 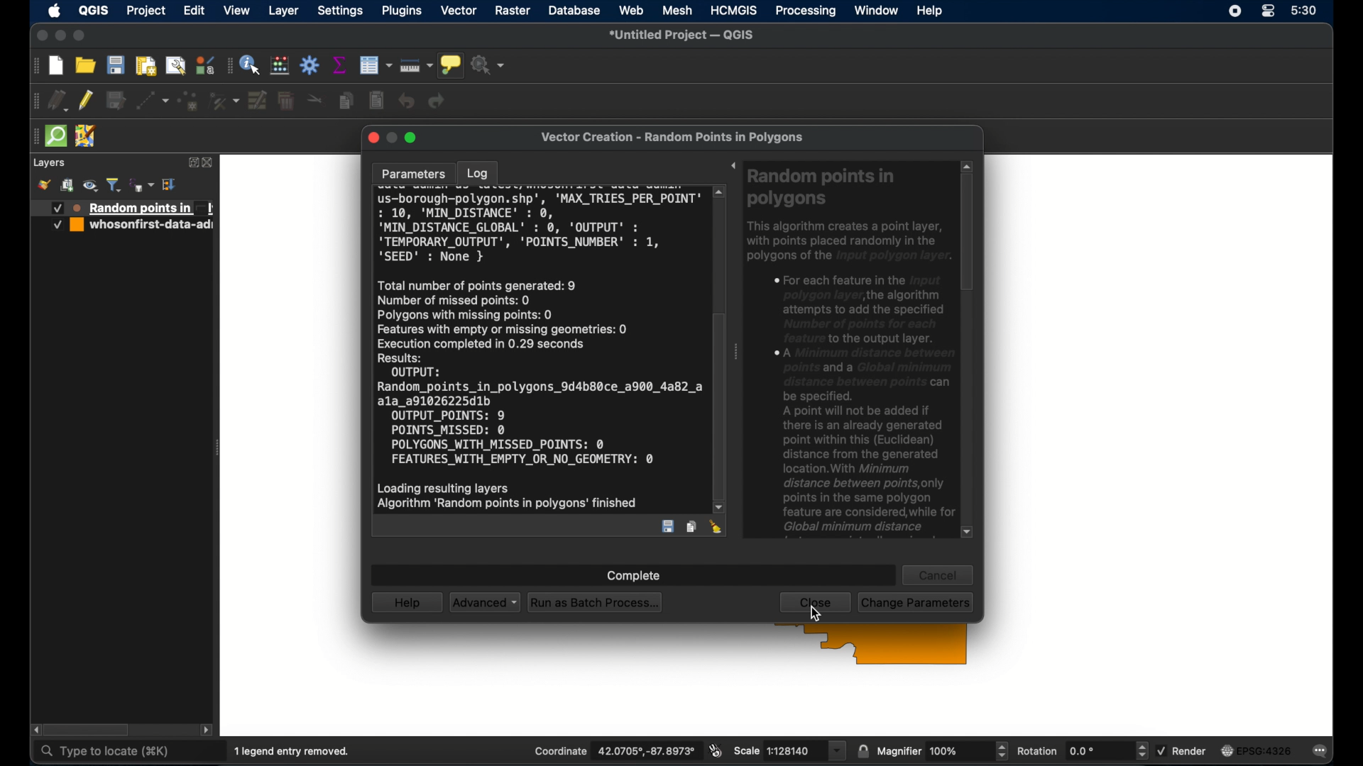 What do you see at coordinates (372, 137) in the screenshot?
I see `close` at bounding box center [372, 137].